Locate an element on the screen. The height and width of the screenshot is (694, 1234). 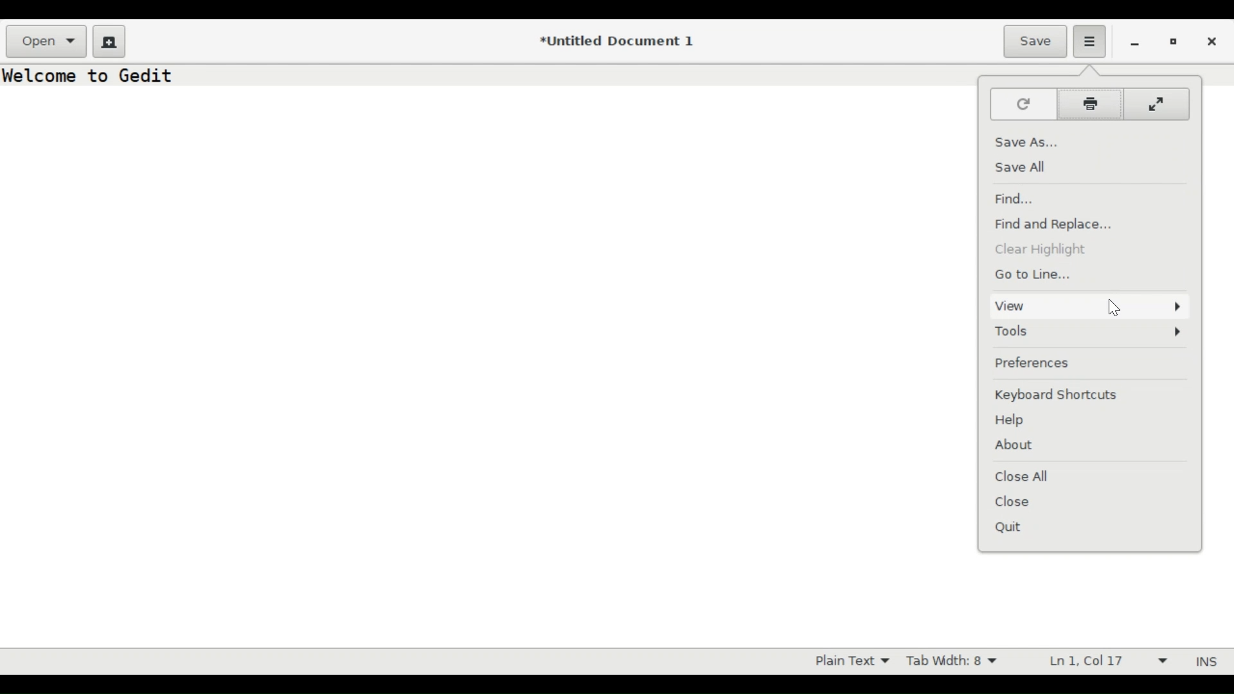
Reload is located at coordinates (1021, 103).